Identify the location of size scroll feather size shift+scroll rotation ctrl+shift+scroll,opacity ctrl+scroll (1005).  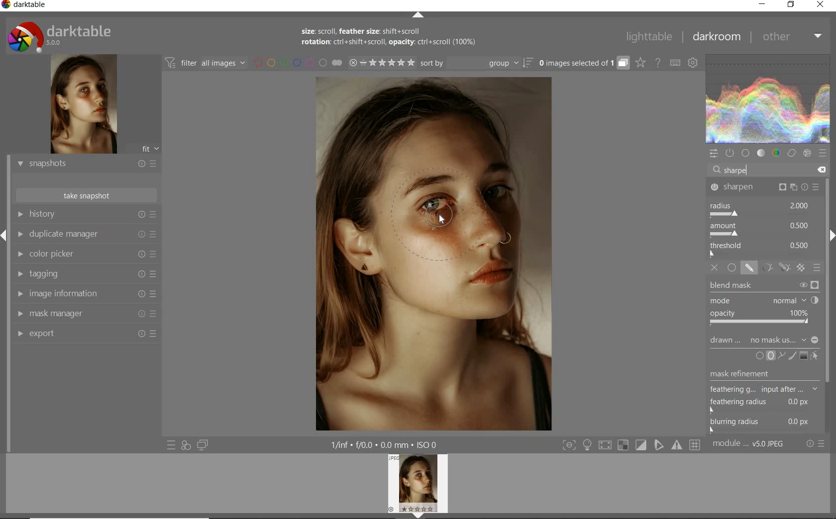
(396, 39).